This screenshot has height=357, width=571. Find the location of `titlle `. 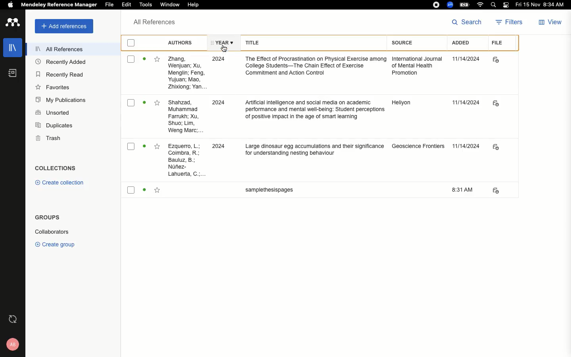

titlle  is located at coordinates (310, 151).